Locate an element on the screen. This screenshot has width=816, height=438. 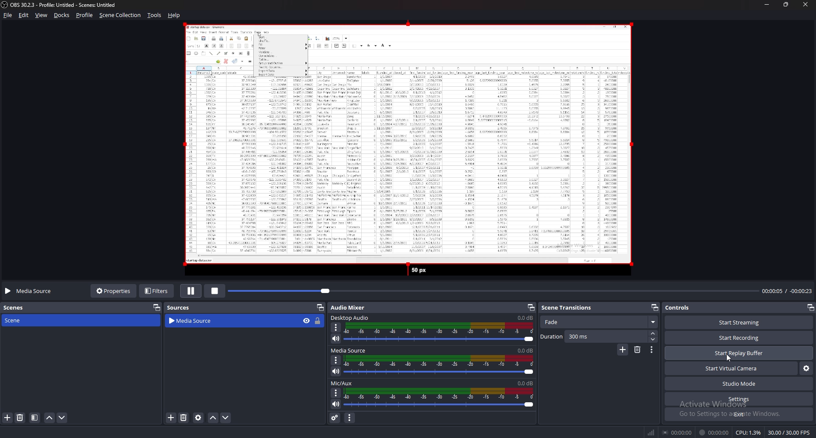
exit is located at coordinates (738, 414).